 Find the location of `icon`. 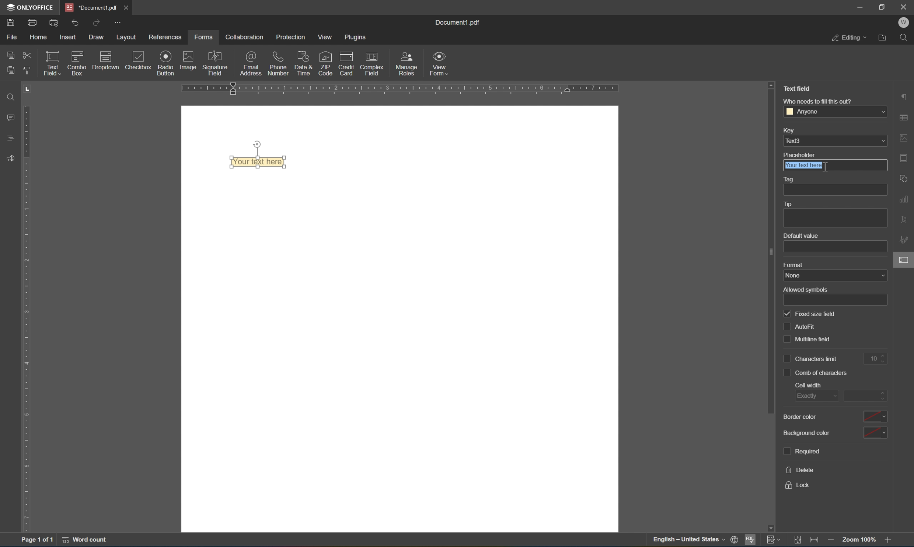

icon is located at coordinates (109, 56).